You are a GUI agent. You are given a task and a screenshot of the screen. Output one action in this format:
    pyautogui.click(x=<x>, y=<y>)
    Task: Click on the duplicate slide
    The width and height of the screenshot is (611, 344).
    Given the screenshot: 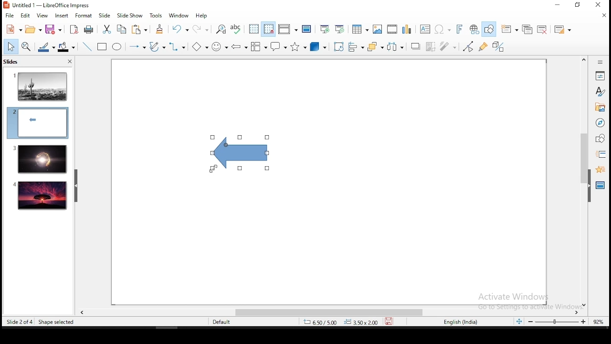 What is the action you would take?
    pyautogui.click(x=528, y=30)
    